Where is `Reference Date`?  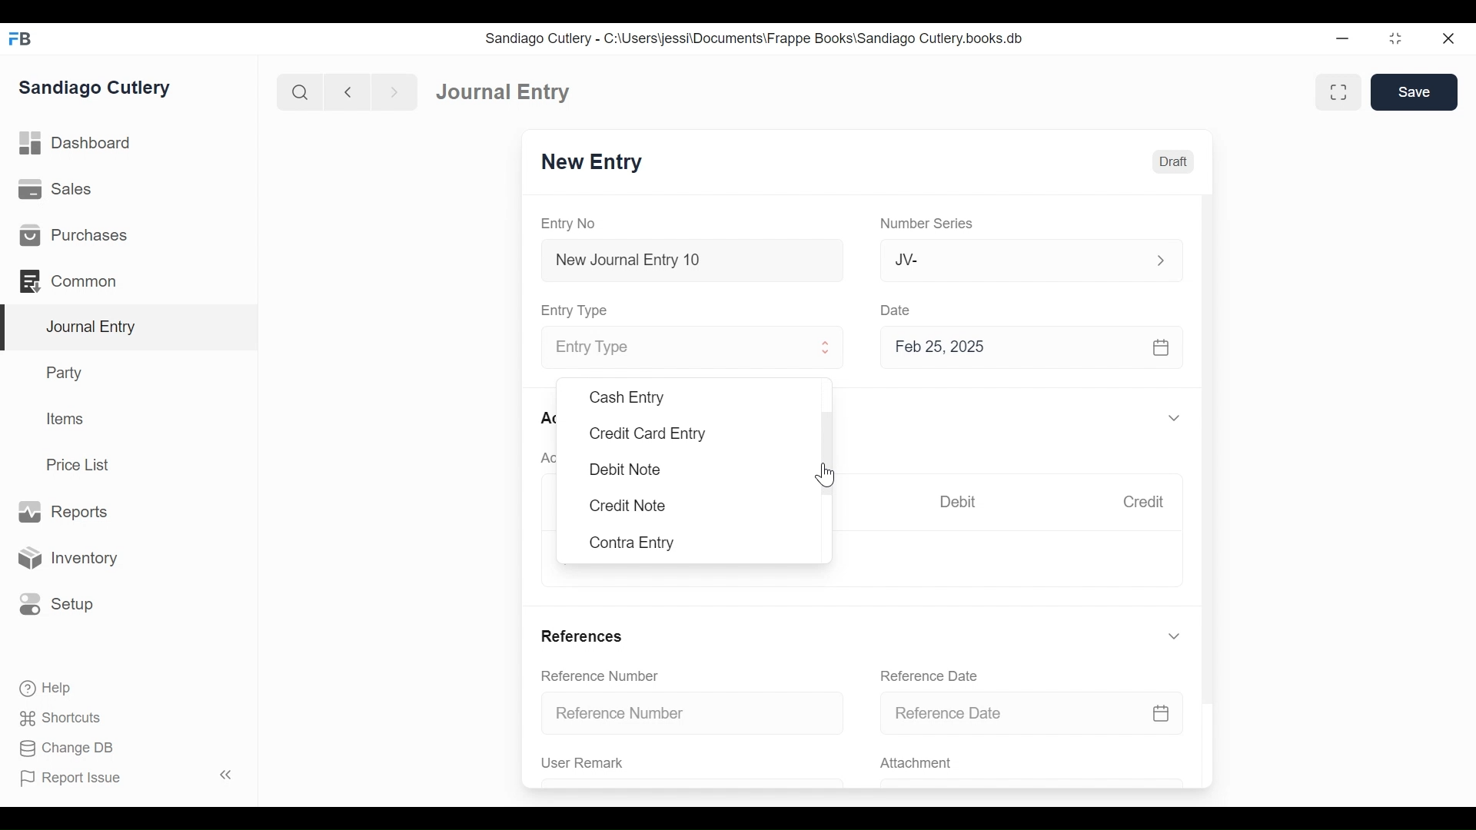
Reference Date is located at coordinates (933, 676).